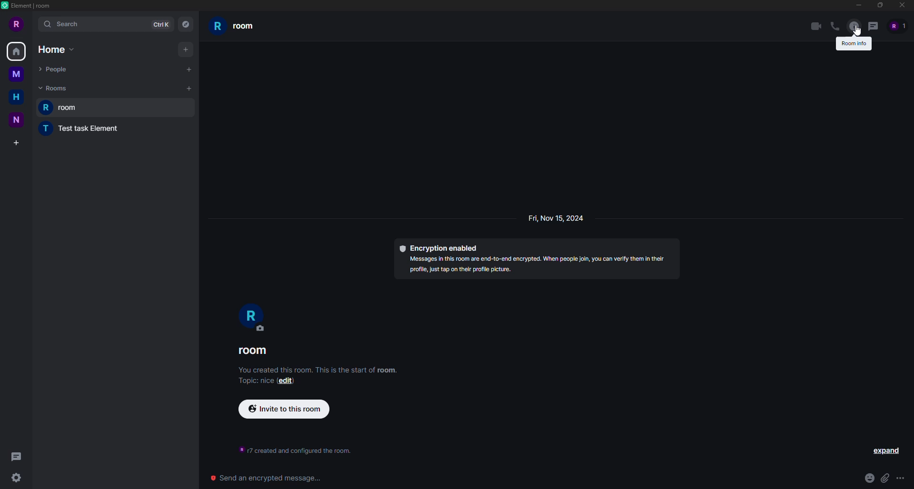 The height and width of the screenshot is (489, 914). What do you see at coordinates (18, 478) in the screenshot?
I see `settings` at bounding box center [18, 478].